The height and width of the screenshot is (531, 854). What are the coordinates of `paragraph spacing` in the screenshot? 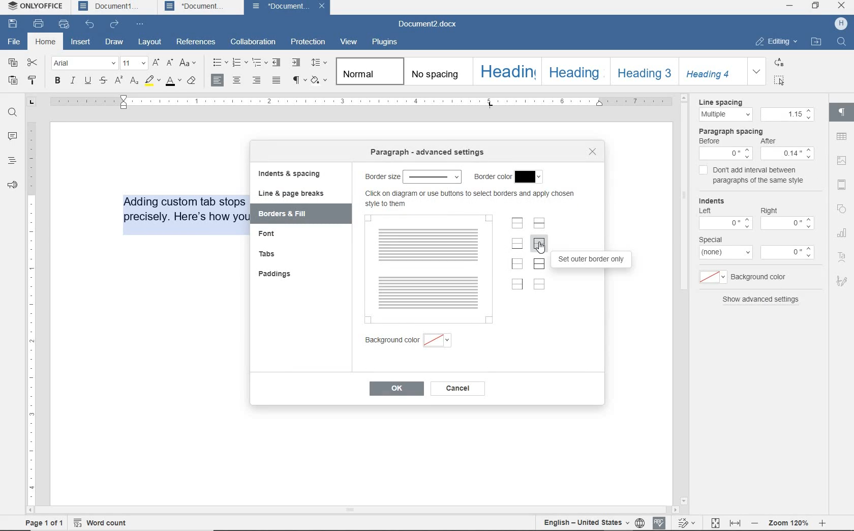 It's located at (732, 131).